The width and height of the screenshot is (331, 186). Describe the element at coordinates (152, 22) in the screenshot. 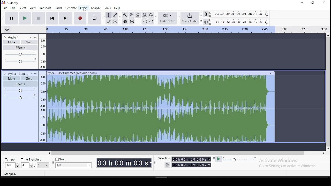

I see `redo` at that location.